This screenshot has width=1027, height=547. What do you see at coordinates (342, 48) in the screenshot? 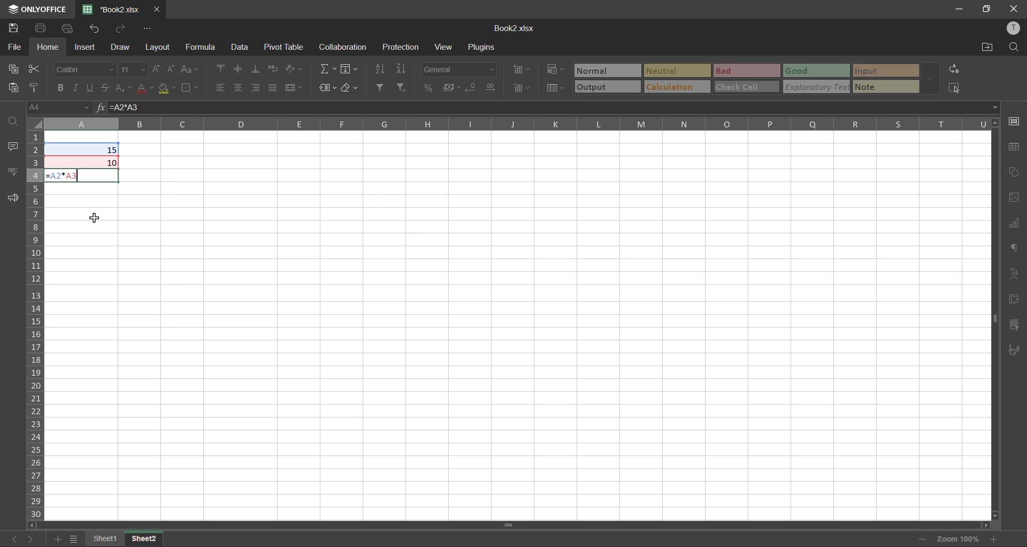
I see `collaboration` at bounding box center [342, 48].